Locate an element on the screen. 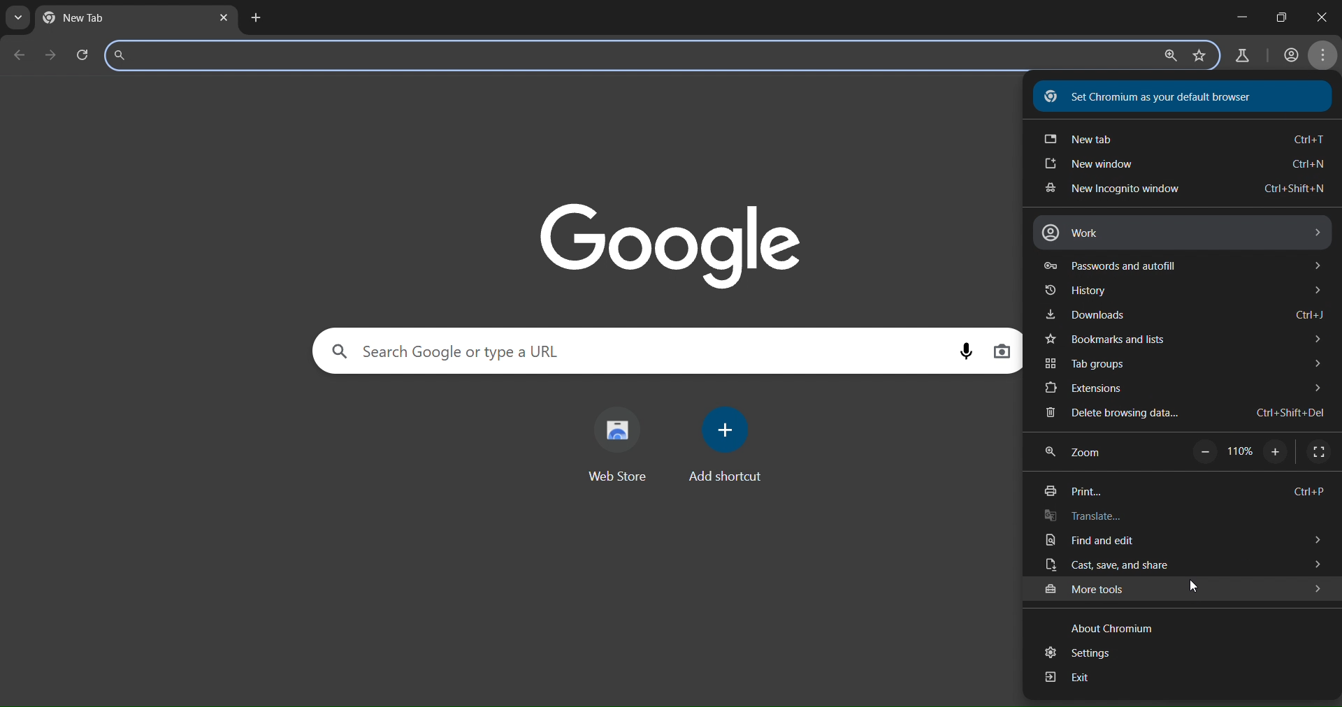 The height and width of the screenshot is (707, 1342). history is located at coordinates (1179, 292).